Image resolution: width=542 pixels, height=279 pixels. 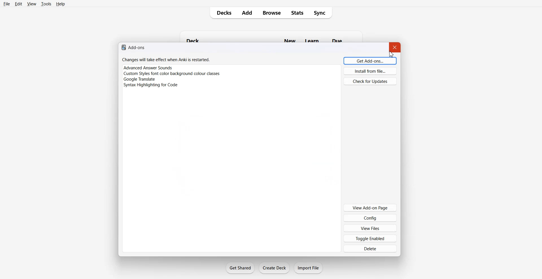 What do you see at coordinates (31, 4) in the screenshot?
I see `View` at bounding box center [31, 4].